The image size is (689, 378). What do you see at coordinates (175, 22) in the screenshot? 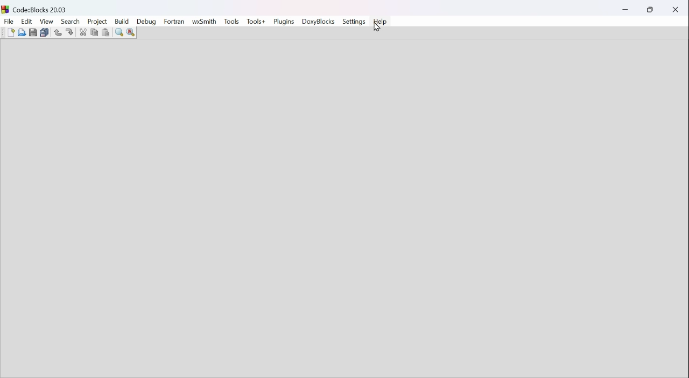
I see `Fortran` at bounding box center [175, 22].